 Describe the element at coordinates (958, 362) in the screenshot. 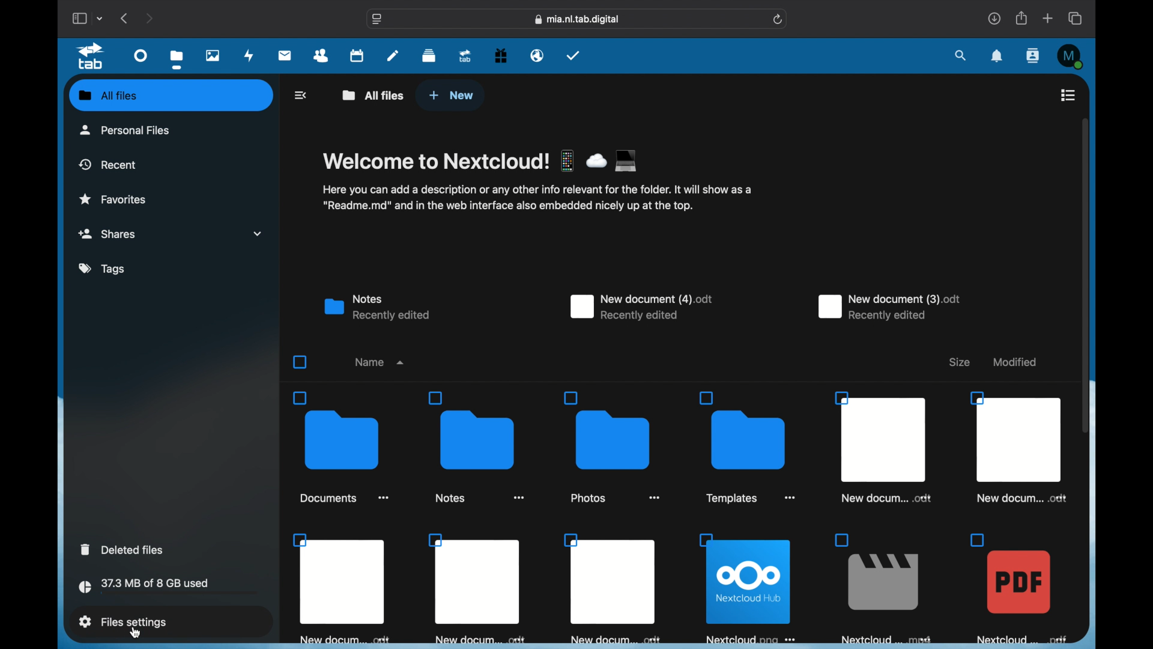

I see `size` at that location.